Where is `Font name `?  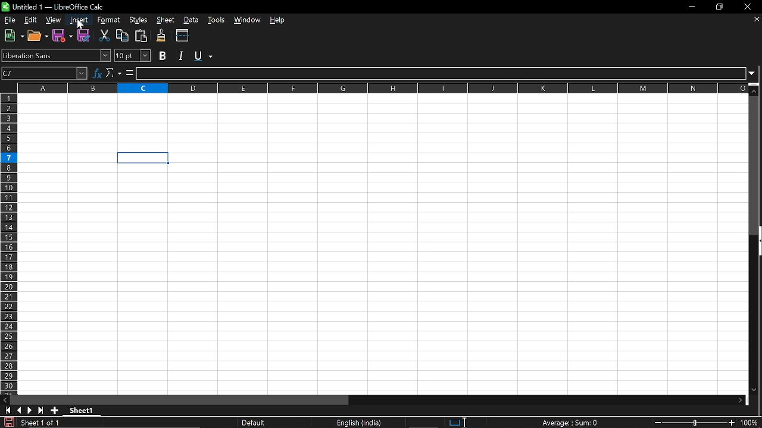
Font name  is located at coordinates (56, 55).